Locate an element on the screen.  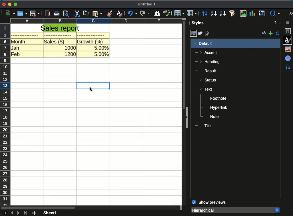
spell check is located at coordinates (166, 13).